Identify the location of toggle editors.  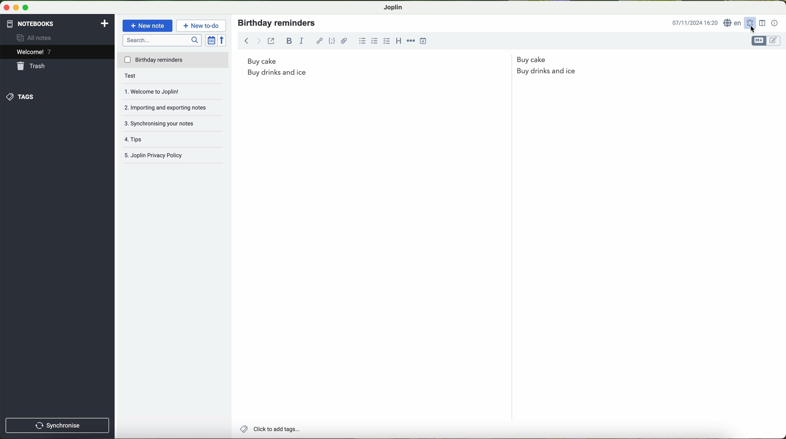
(766, 41).